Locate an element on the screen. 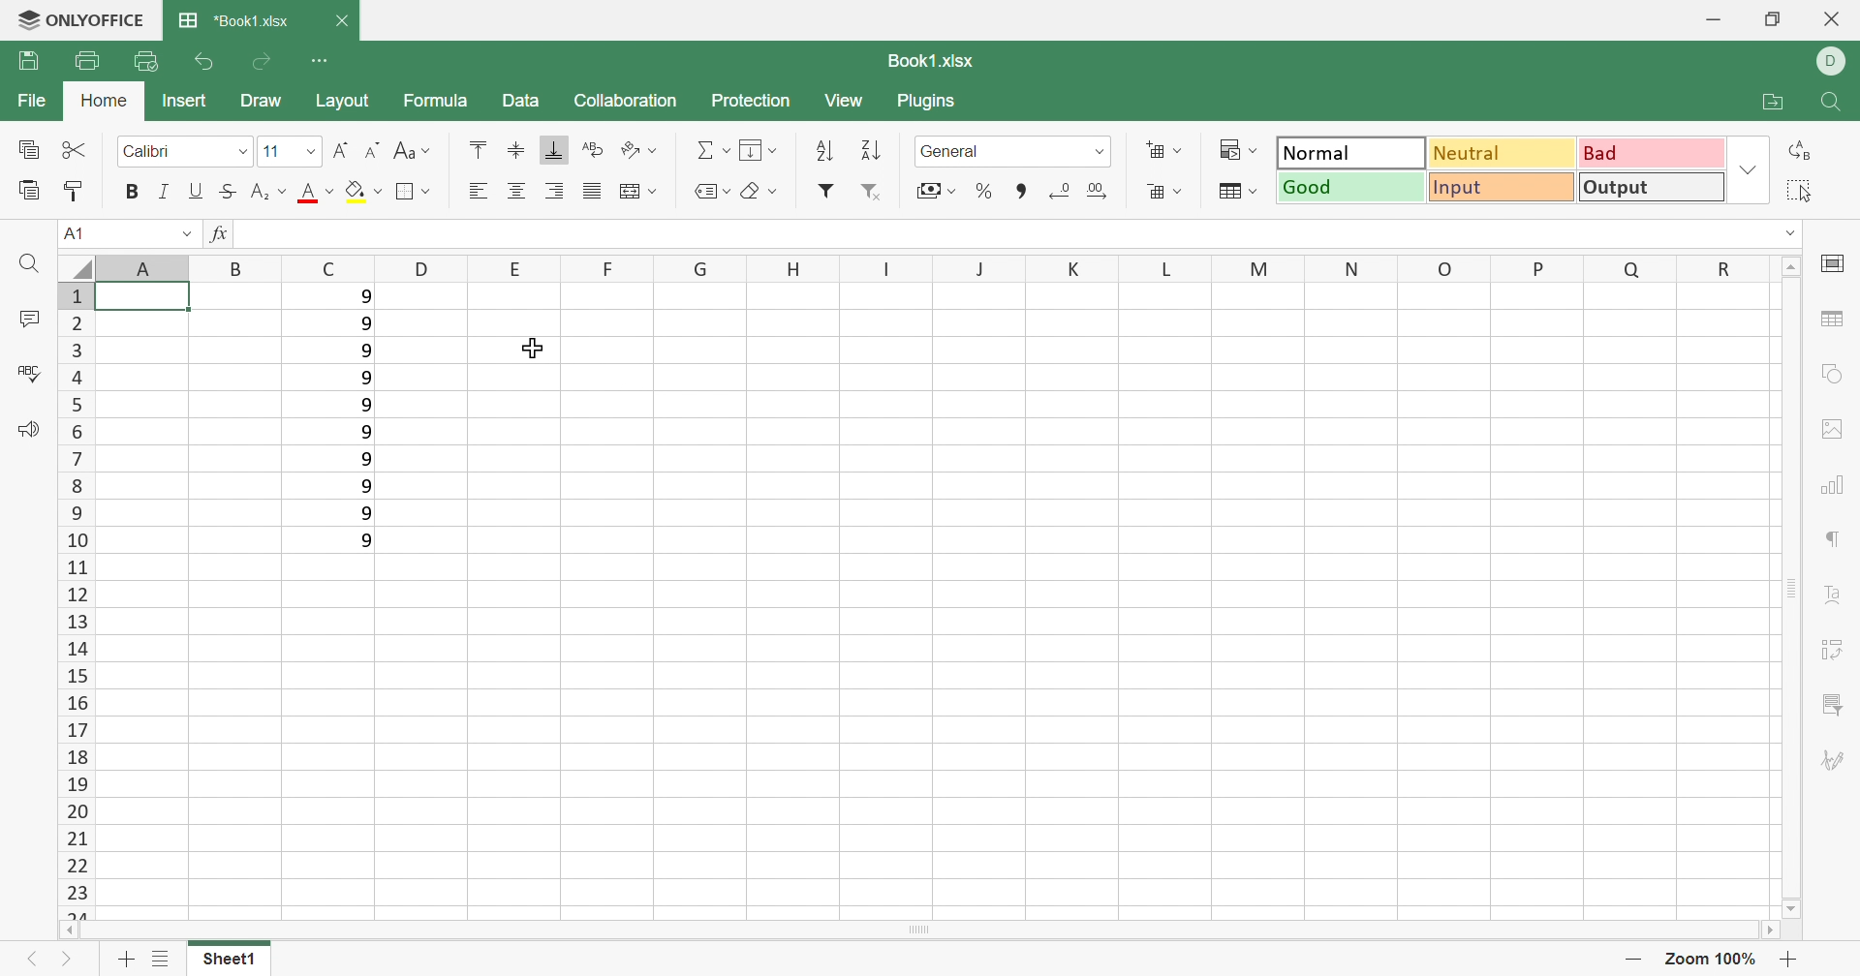  Drop Down is located at coordinates (1745, 170).